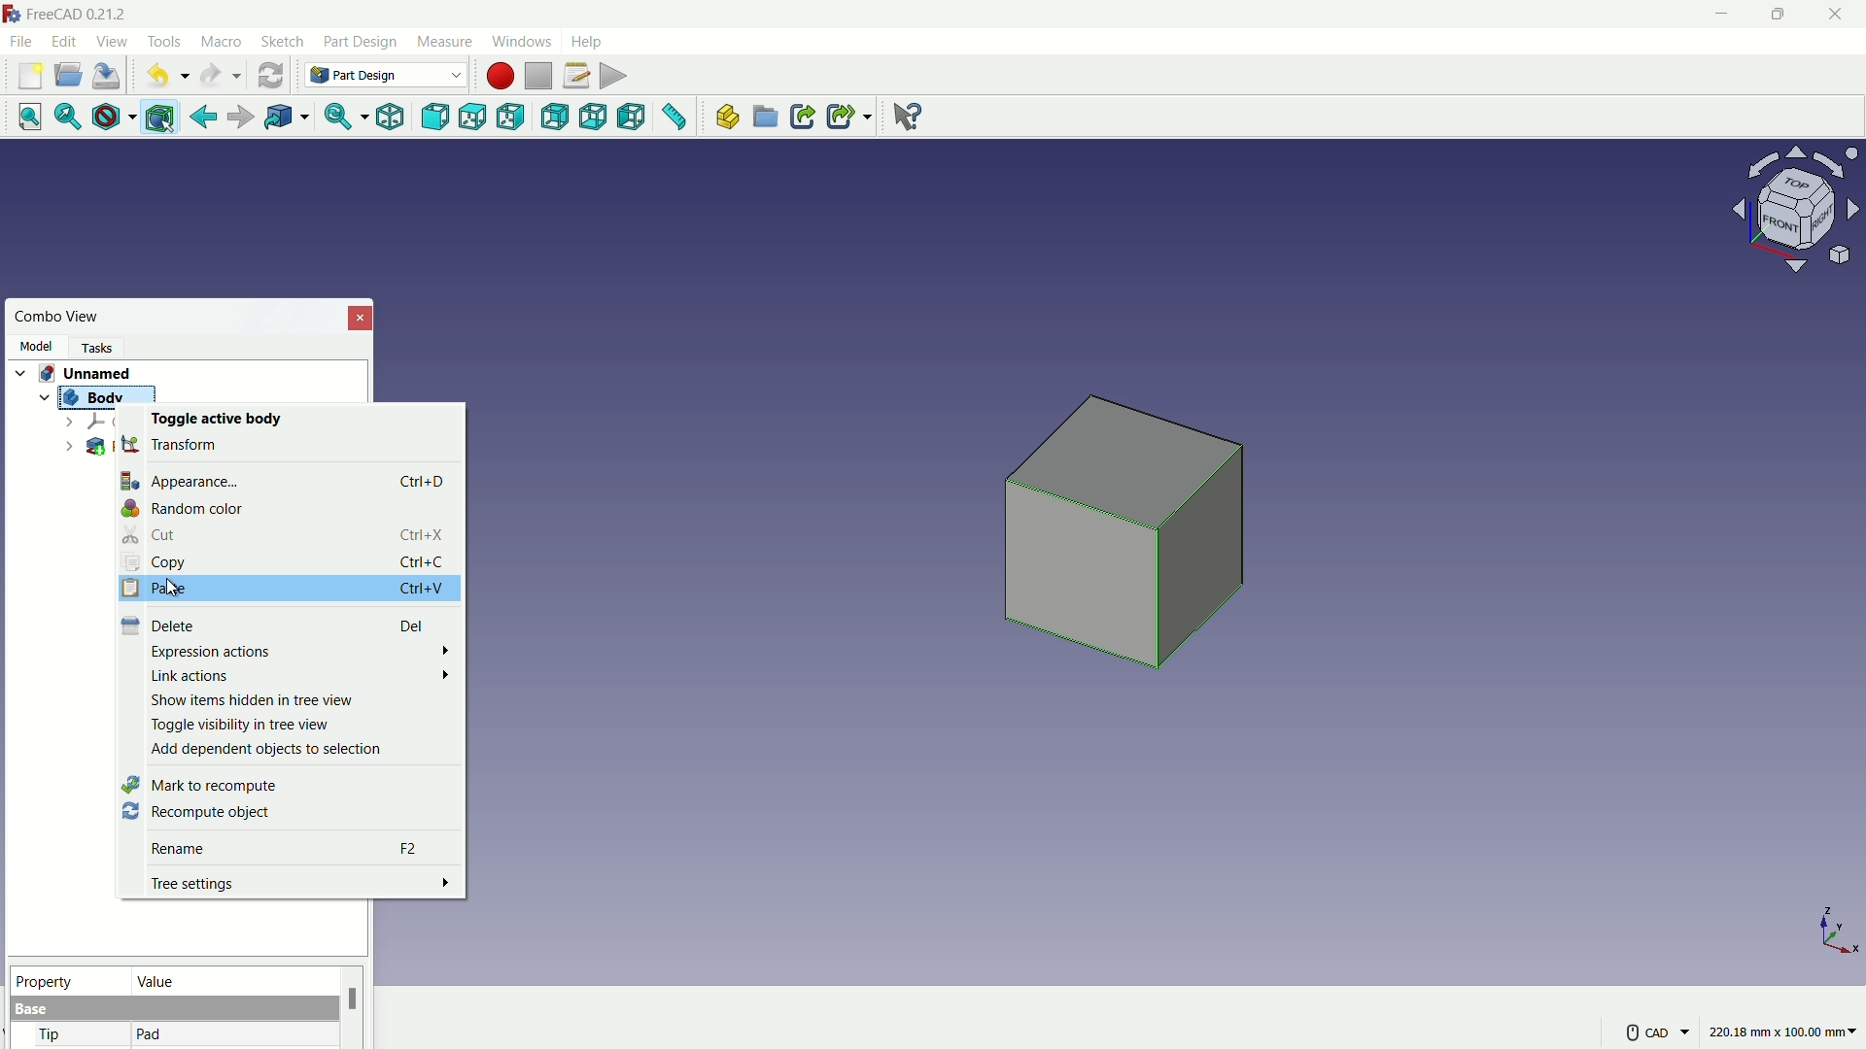 The image size is (1866, 1049). I want to click on pad, so click(150, 1035).